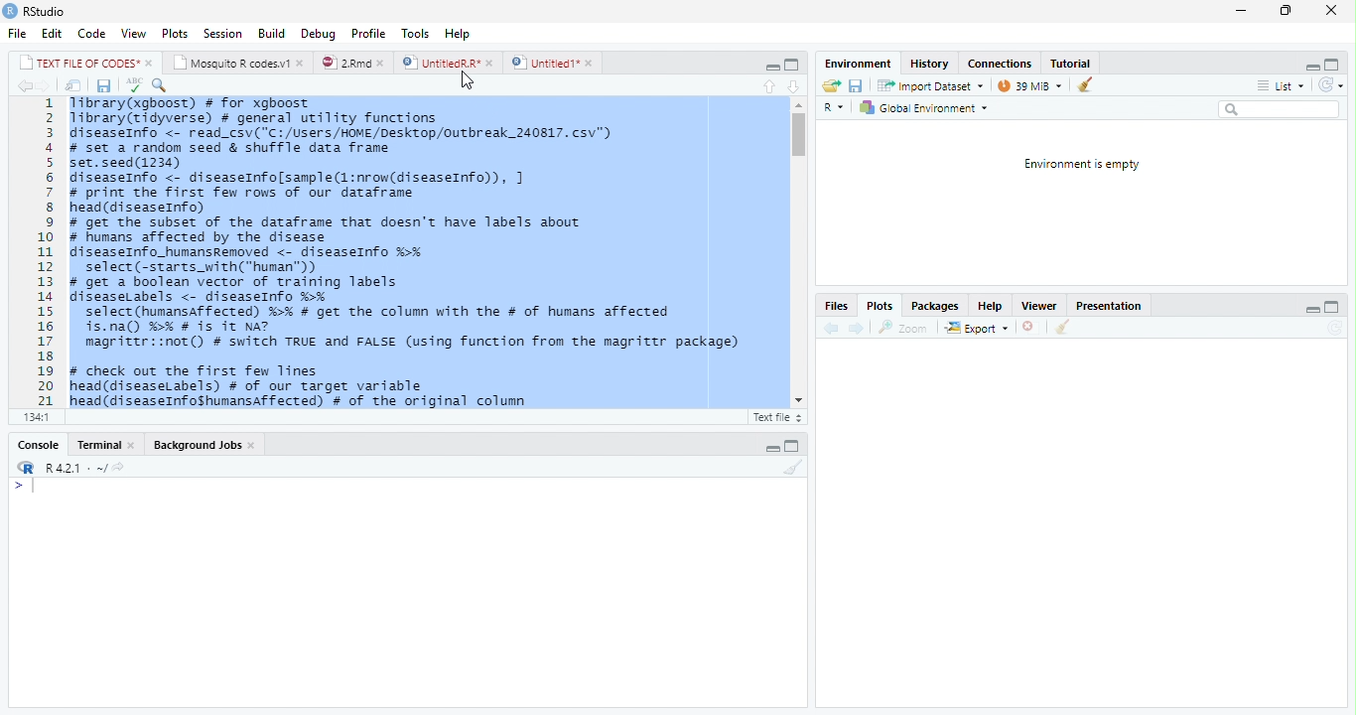  I want to click on Maximize, so click(1335, 63).